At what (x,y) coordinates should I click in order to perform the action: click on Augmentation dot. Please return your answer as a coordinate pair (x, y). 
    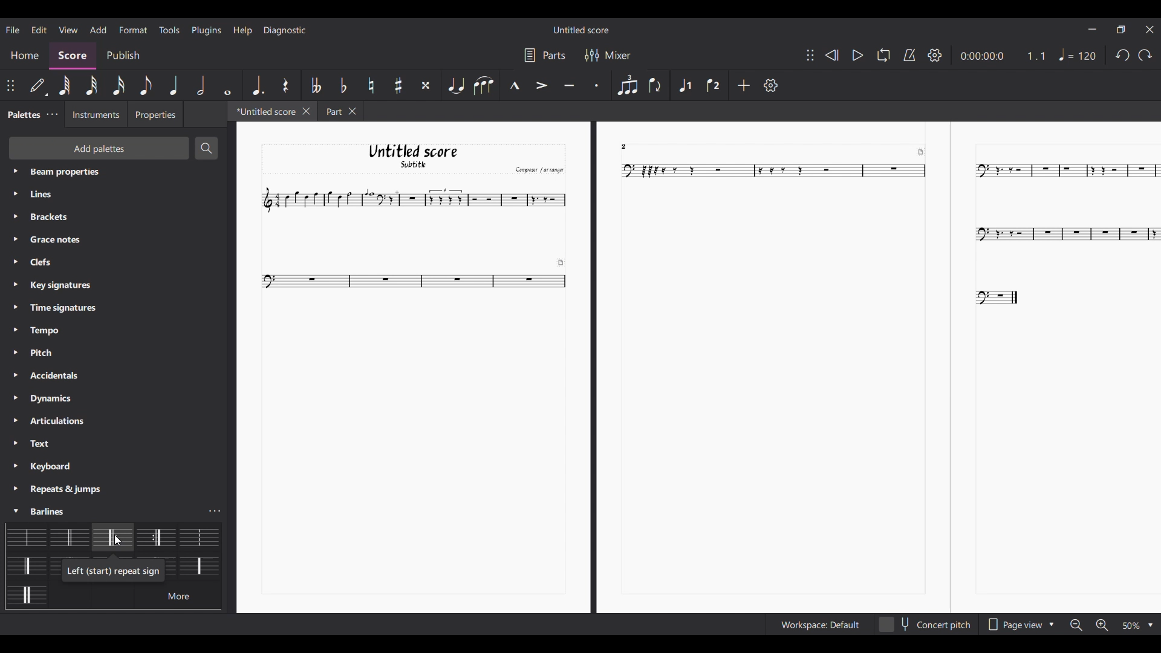
    Looking at the image, I should click on (258, 86).